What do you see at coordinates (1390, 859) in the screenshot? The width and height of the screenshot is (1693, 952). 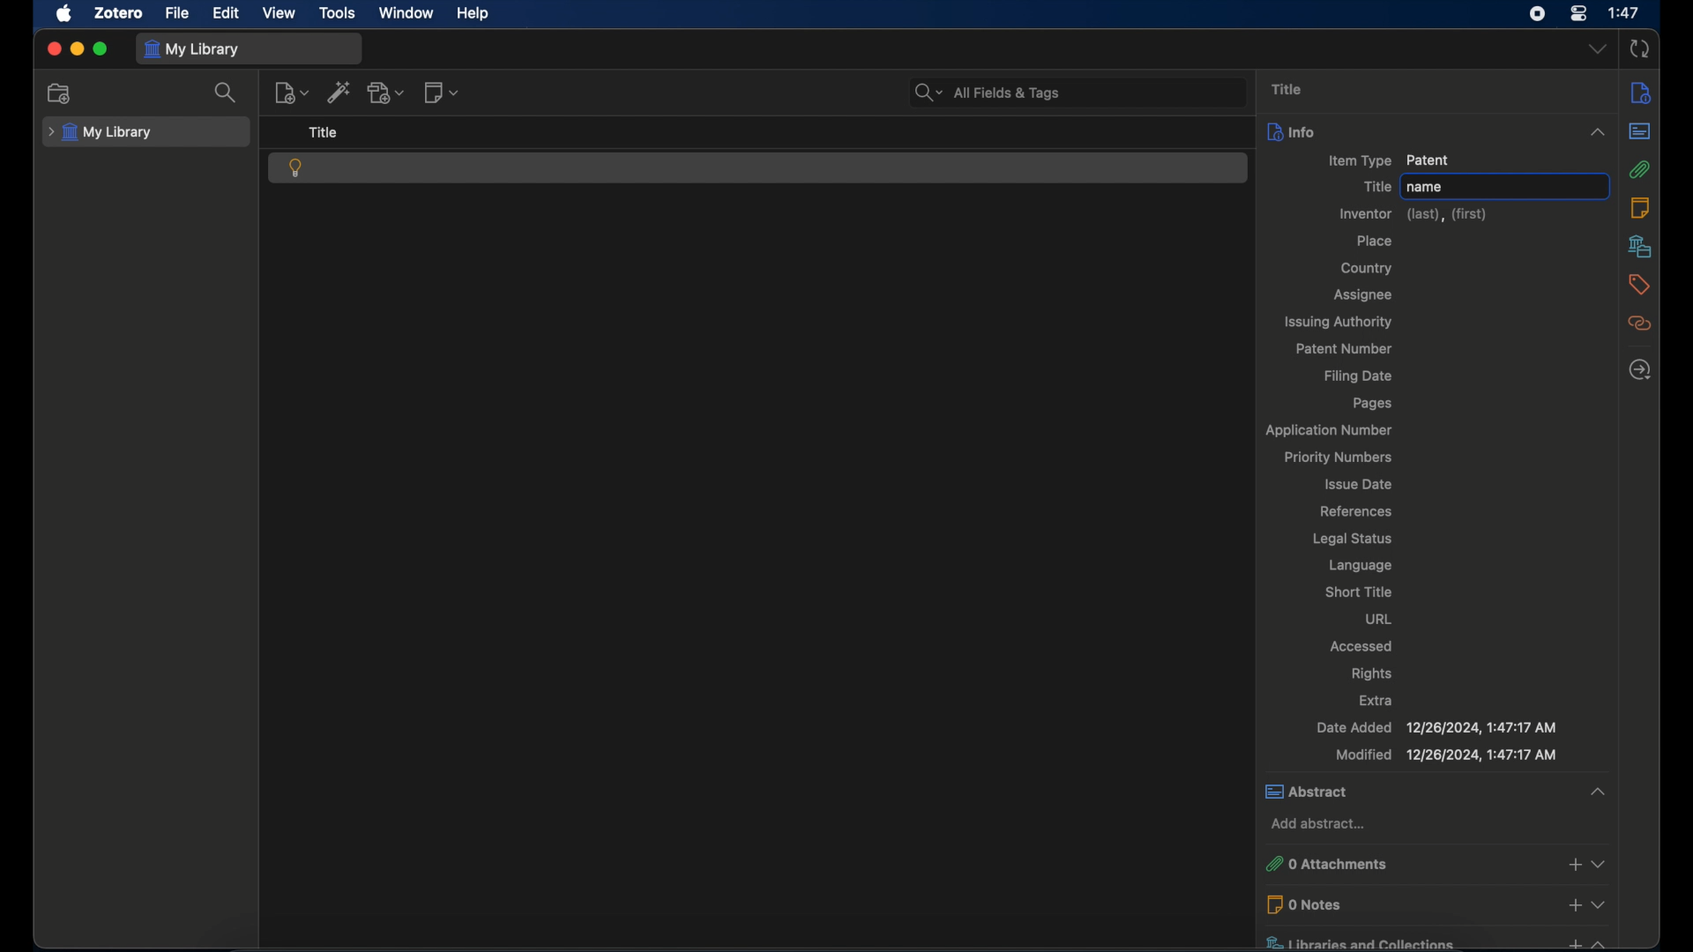 I see `0 attachments` at bounding box center [1390, 859].